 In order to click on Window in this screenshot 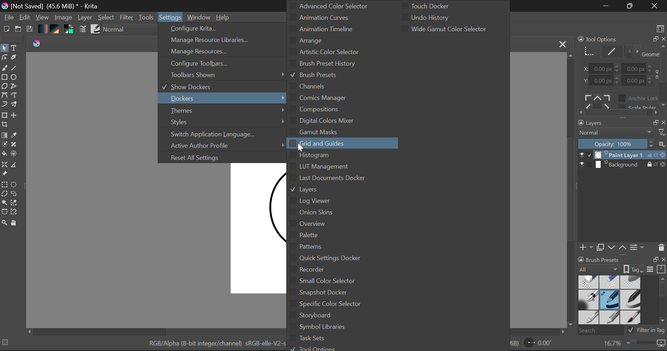, I will do `click(200, 16)`.